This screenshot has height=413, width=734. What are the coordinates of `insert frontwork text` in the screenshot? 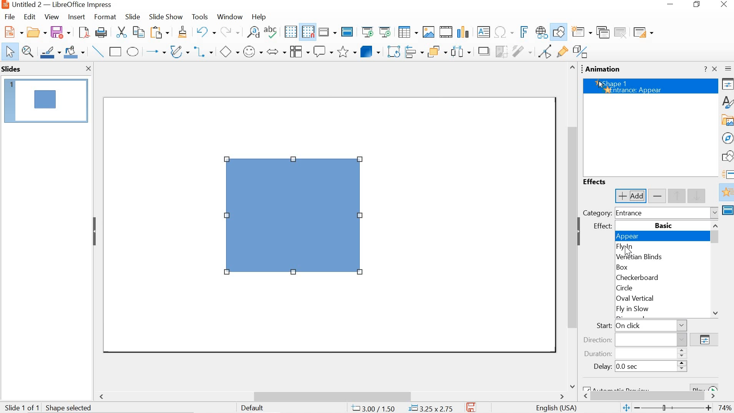 It's located at (525, 32).